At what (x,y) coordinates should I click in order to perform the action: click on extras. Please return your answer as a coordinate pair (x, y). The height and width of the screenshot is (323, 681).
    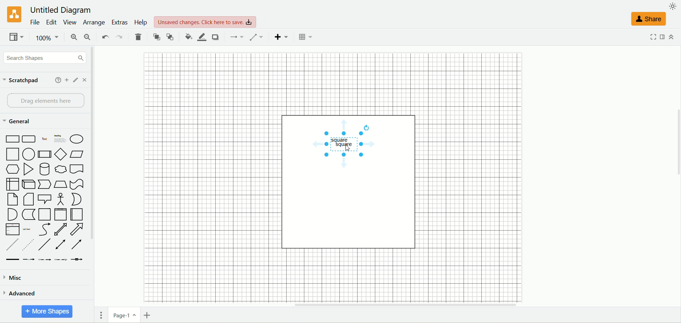
    Looking at the image, I should click on (120, 23).